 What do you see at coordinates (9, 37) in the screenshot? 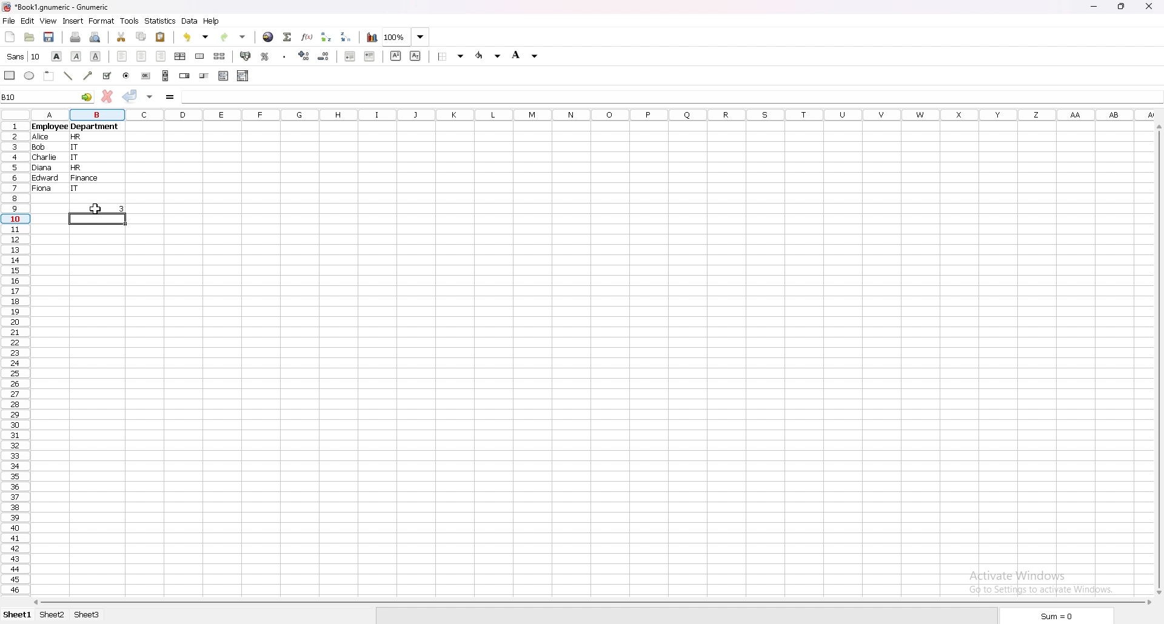
I see `new` at bounding box center [9, 37].